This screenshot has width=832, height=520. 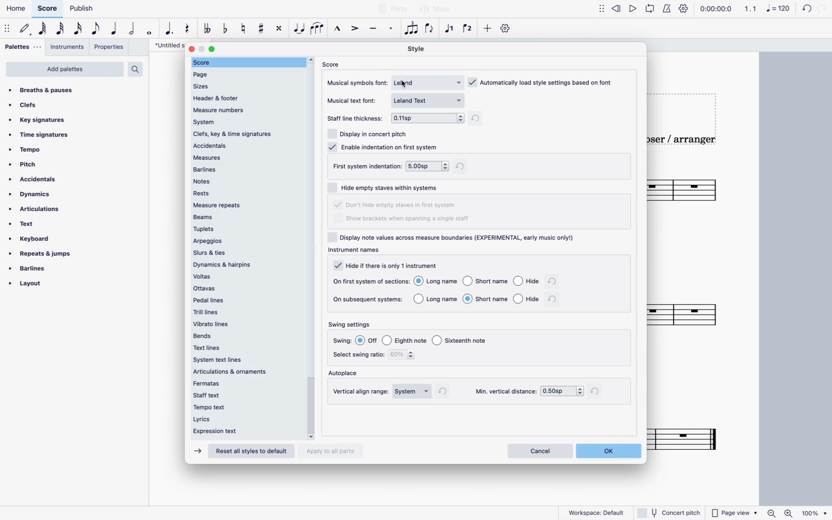 I want to click on text lines, so click(x=246, y=349).